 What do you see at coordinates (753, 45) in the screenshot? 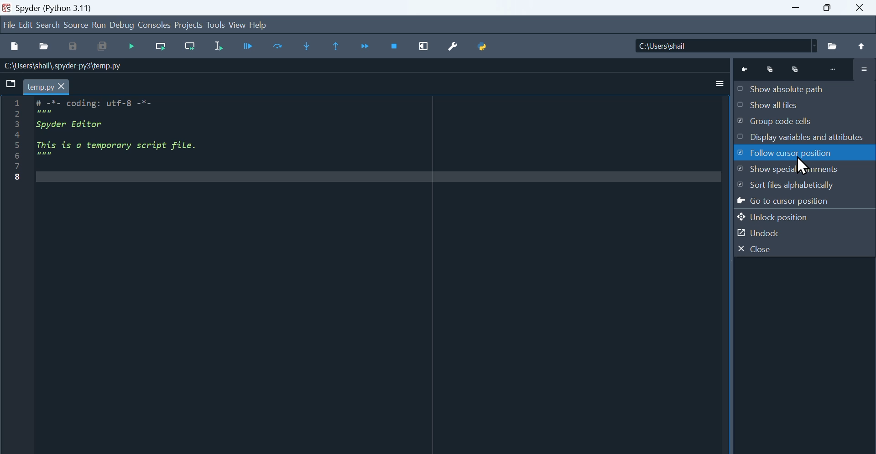
I see `Location of the file` at bounding box center [753, 45].